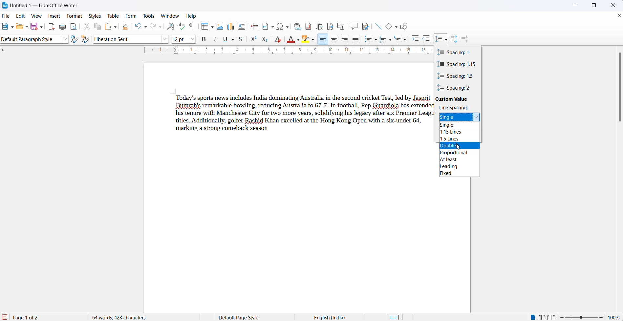 The height and width of the screenshot is (321, 623). What do you see at coordinates (267, 39) in the screenshot?
I see `subscript` at bounding box center [267, 39].